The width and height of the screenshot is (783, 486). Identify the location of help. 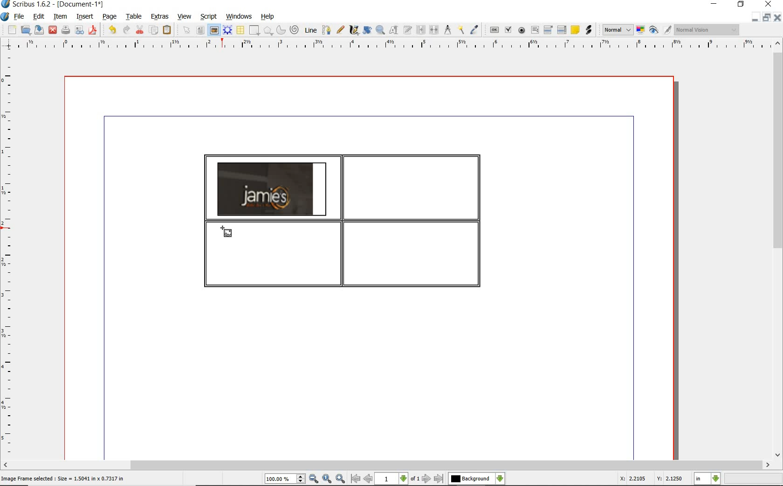
(268, 17).